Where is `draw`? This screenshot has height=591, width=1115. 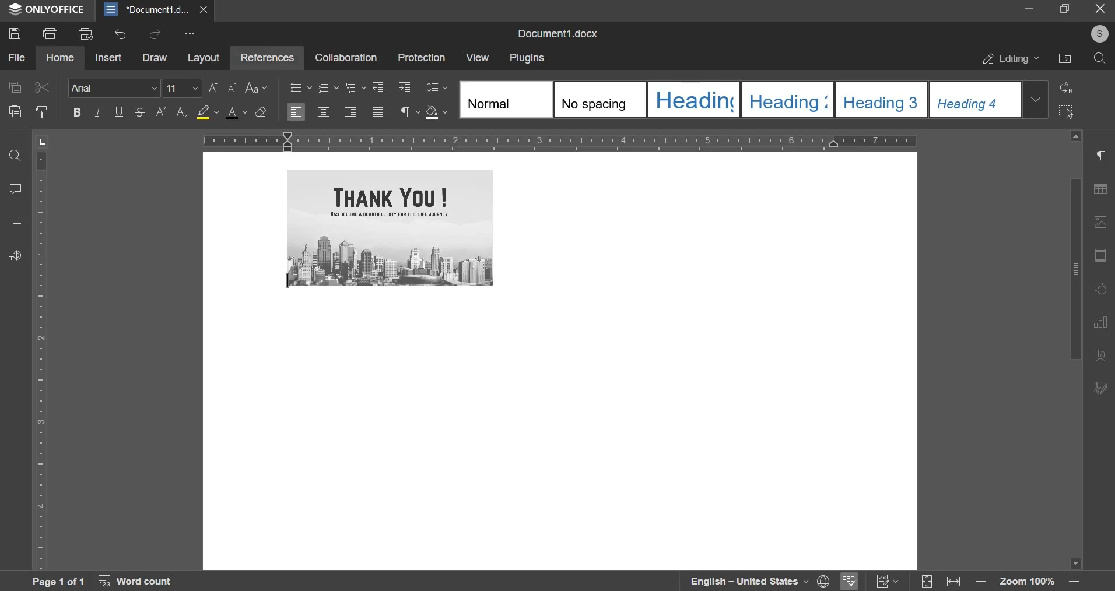
draw is located at coordinates (154, 58).